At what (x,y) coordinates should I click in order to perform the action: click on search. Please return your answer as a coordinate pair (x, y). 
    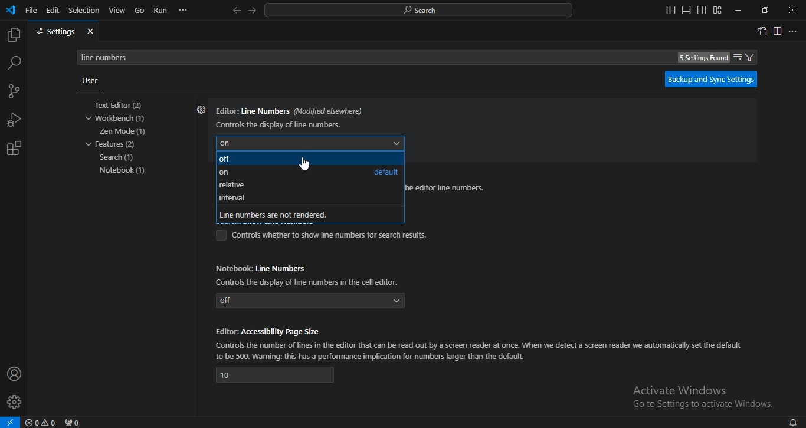
    Looking at the image, I should click on (119, 158).